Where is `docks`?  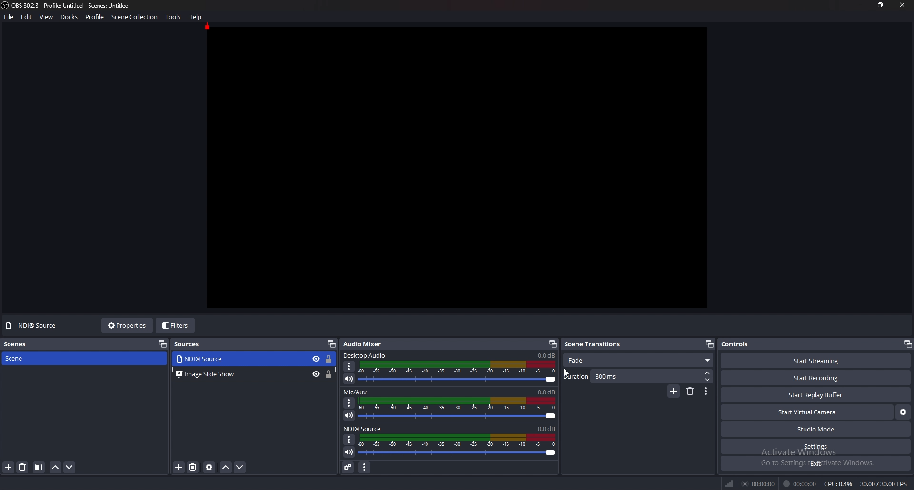
docks is located at coordinates (70, 17).